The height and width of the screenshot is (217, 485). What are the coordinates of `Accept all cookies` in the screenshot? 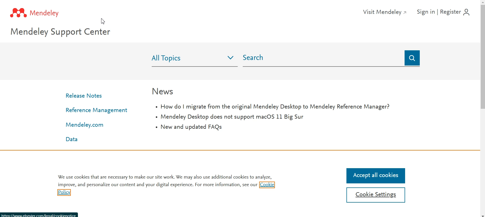 It's located at (376, 176).